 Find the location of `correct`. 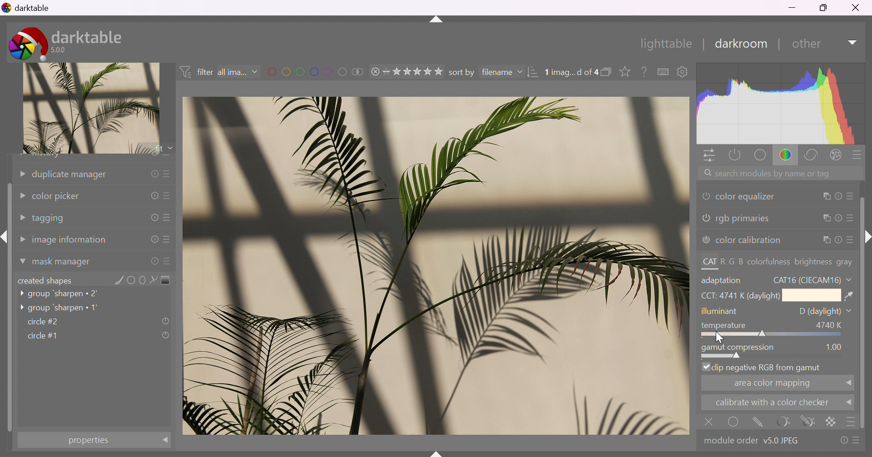

correct is located at coordinates (812, 155).